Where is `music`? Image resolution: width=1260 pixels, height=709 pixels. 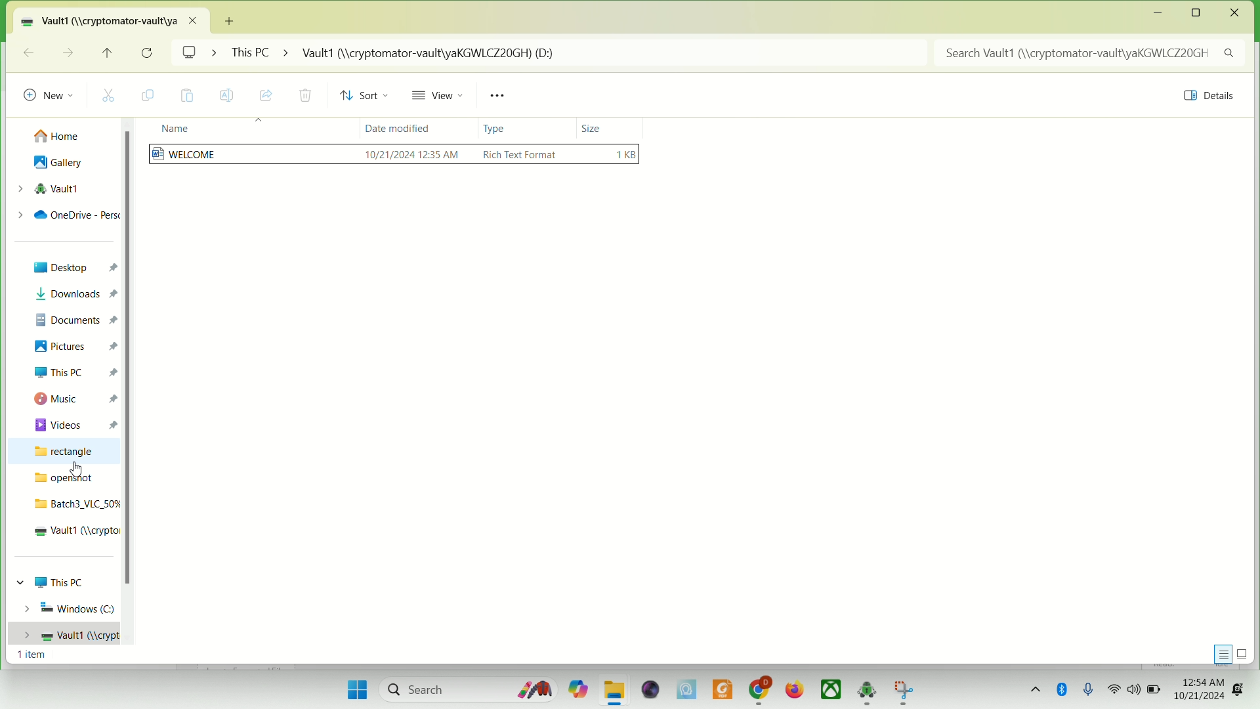
music is located at coordinates (76, 399).